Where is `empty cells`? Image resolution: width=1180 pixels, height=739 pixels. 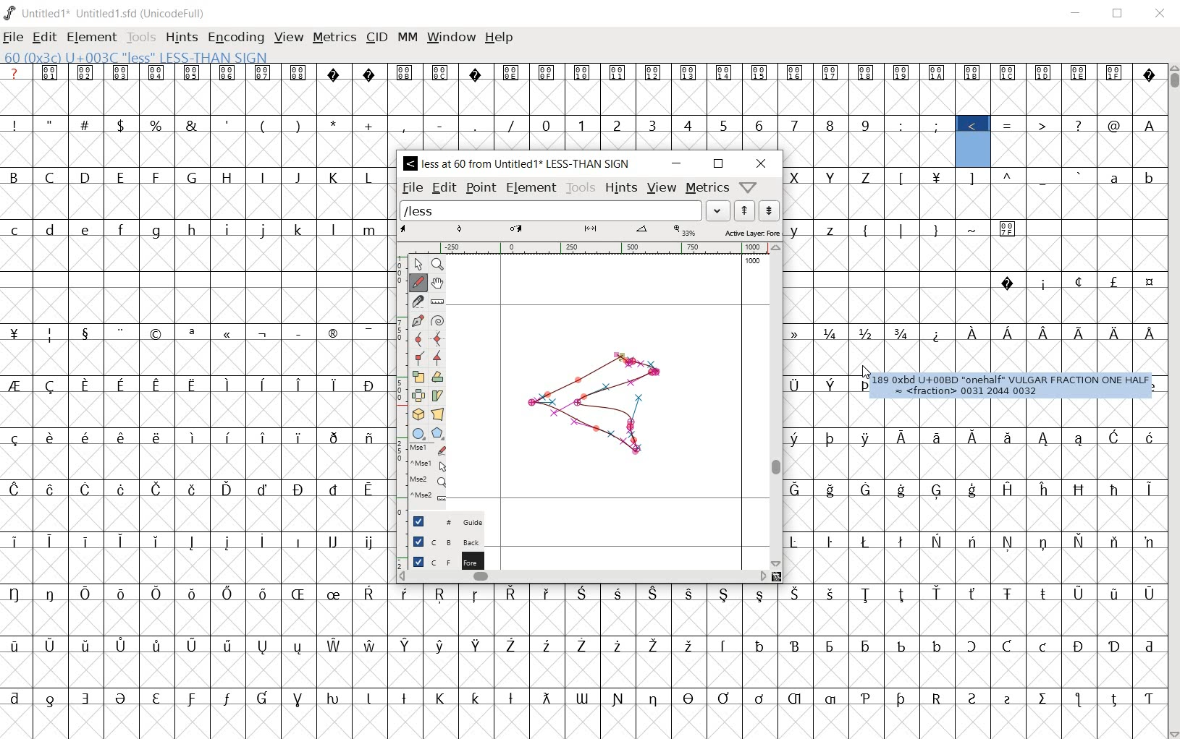
empty cells is located at coordinates (973, 513).